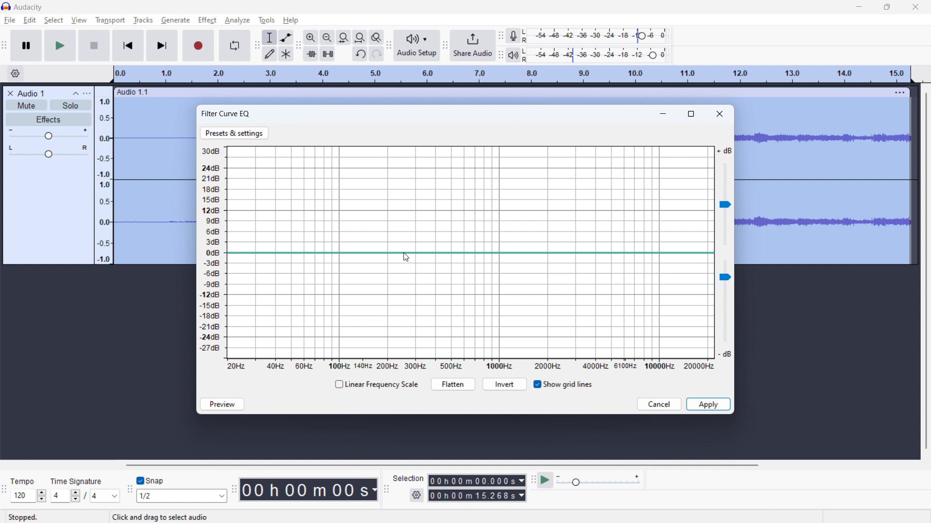 Image resolution: width=931 pixels, height=523 pixels. I want to click on record level, so click(598, 36).